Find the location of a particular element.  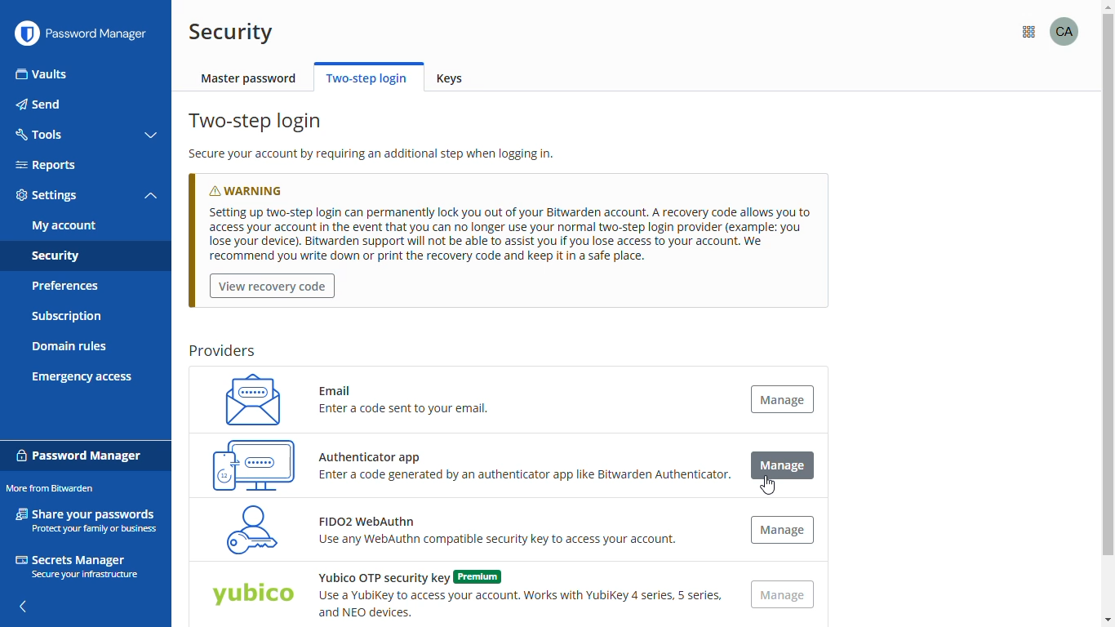

share your passwords is located at coordinates (88, 519).